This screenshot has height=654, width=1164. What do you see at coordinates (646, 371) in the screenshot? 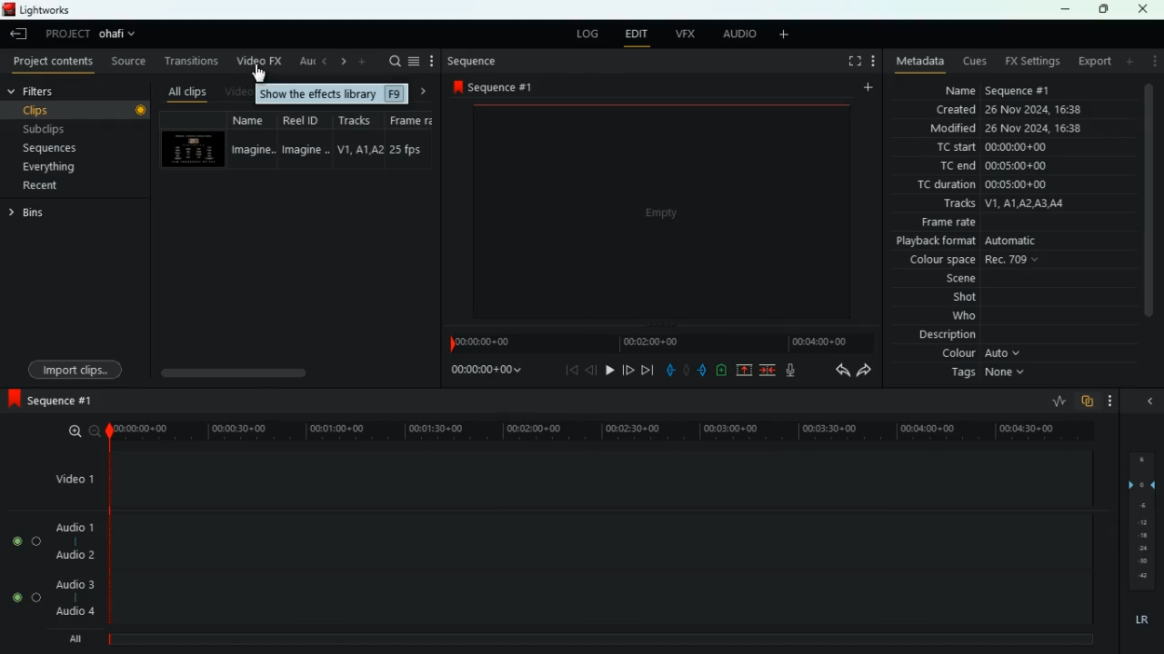
I see `end` at bounding box center [646, 371].